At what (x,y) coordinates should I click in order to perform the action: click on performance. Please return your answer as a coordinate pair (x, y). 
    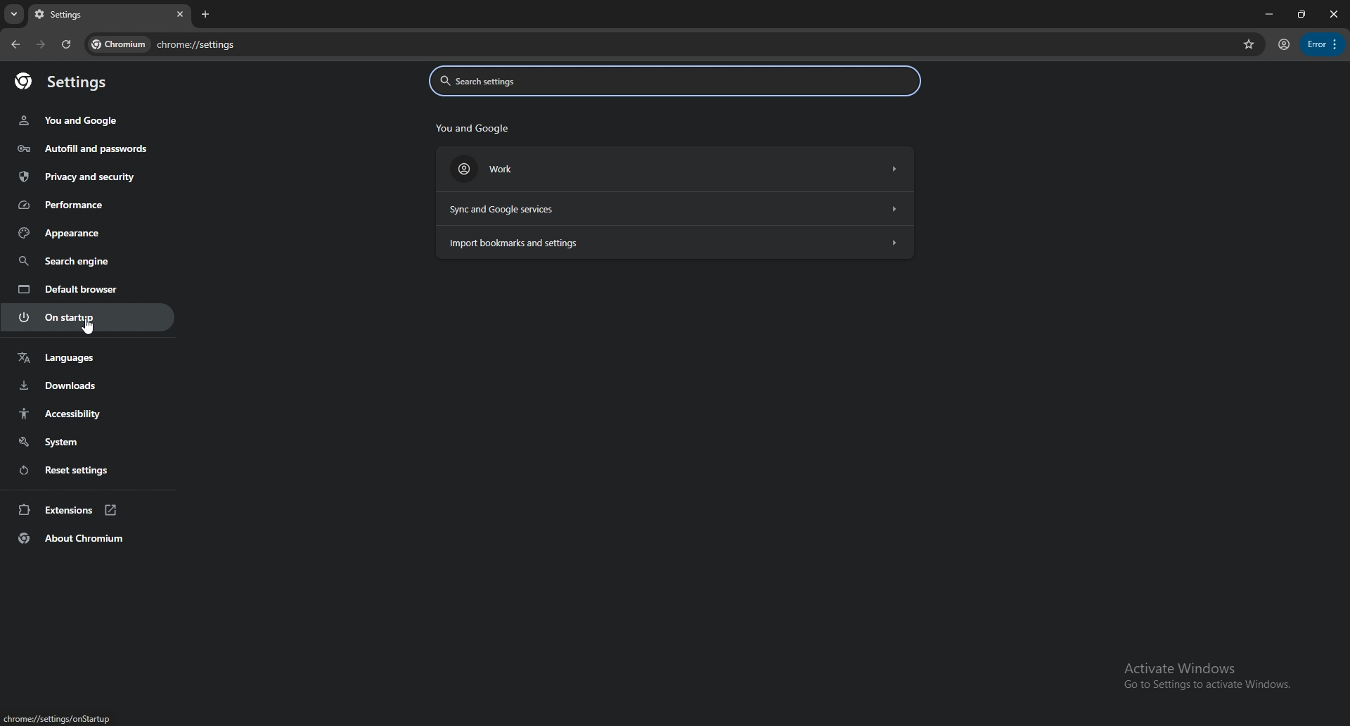
    Looking at the image, I should click on (82, 204).